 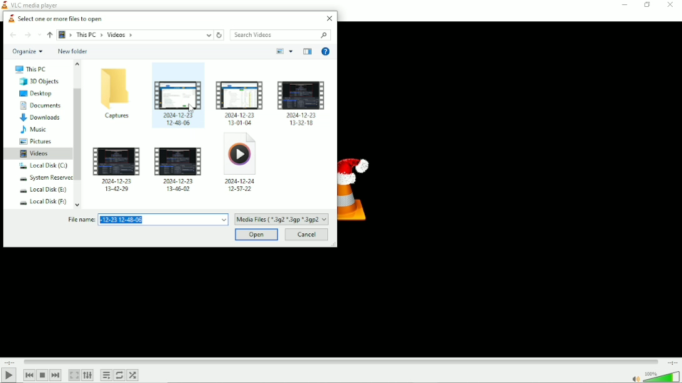 I want to click on Toggle the video in fullscreen, so click(x=74, y=375).